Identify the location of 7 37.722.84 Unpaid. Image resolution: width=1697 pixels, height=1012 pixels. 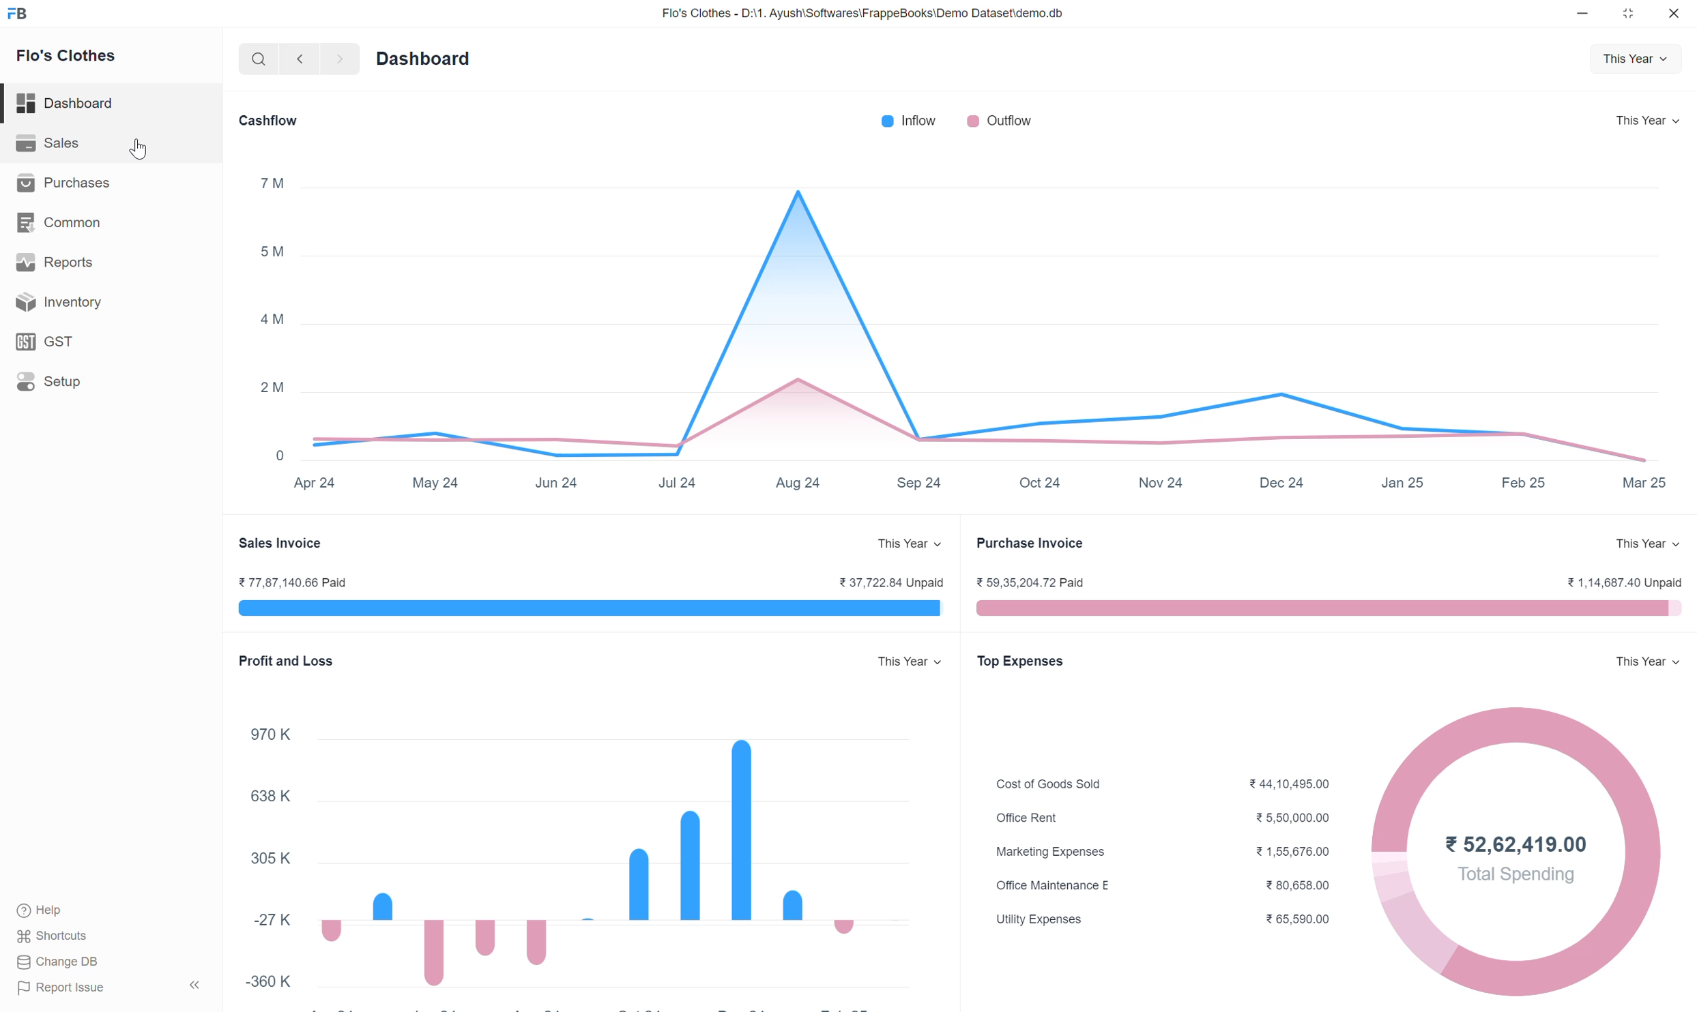
(893, 582).